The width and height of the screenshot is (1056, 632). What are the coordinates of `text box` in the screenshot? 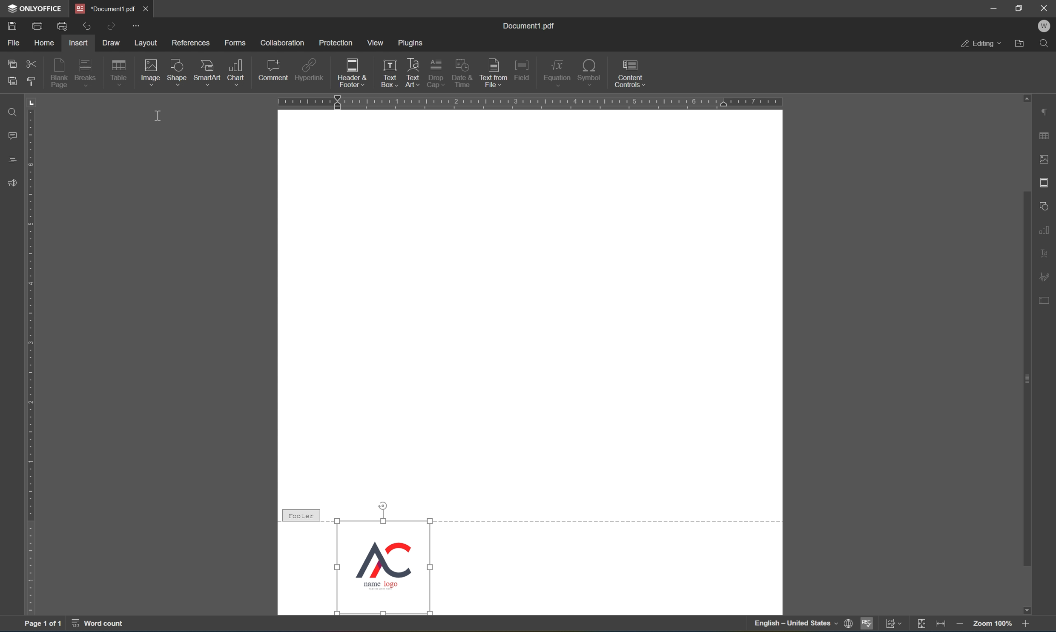 It's located at (387, 65).